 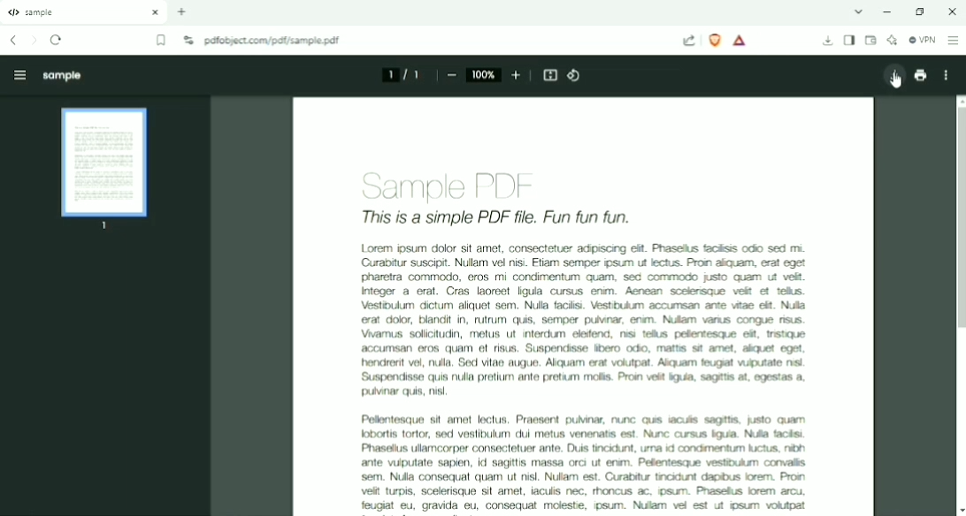 I want to click on Zoom Percentage, so click(x=484, y=74).